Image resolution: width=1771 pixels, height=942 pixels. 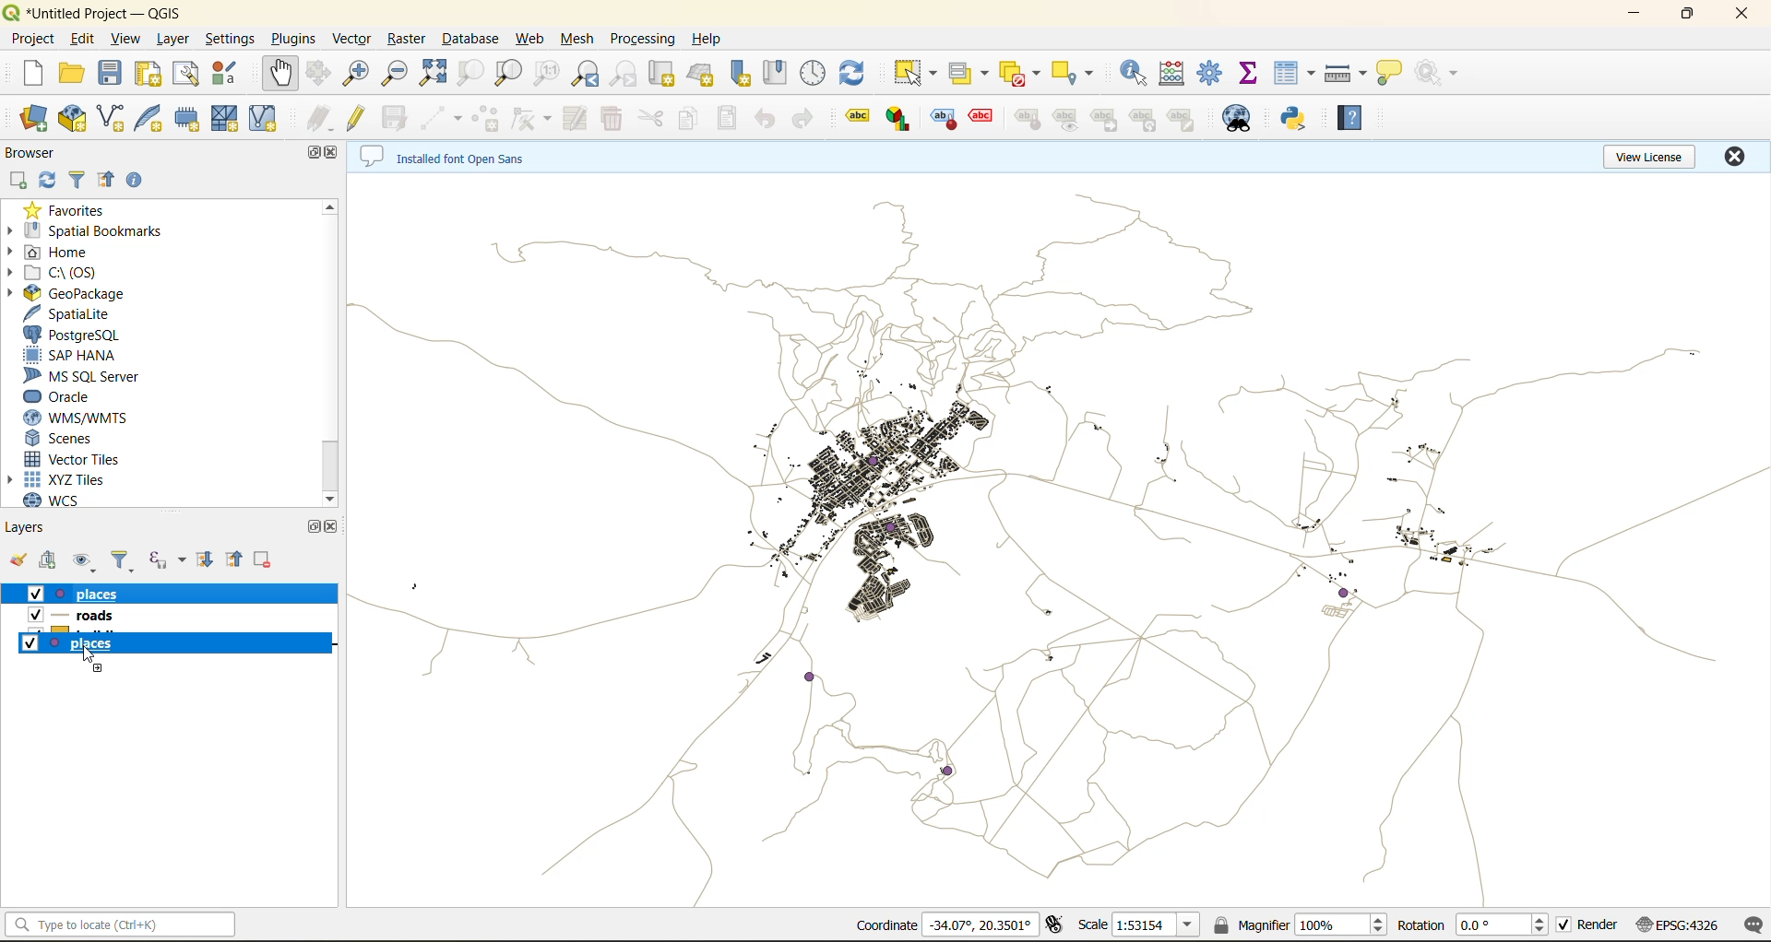 What do you see at coordinates (89, 294) in the screenshot?
I see `geopackage` at bounding box center [89, 294].